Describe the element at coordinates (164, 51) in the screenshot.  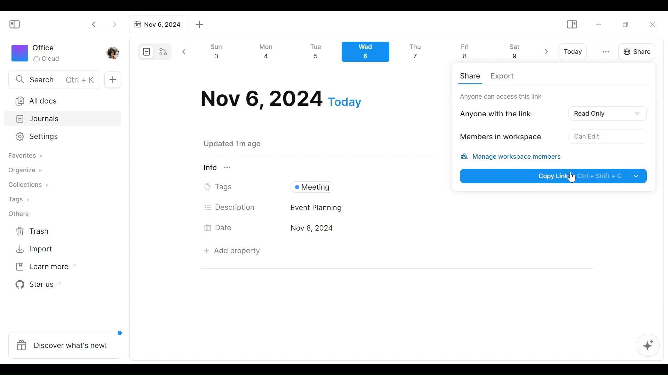
I see `Edgeless mode` at that location.